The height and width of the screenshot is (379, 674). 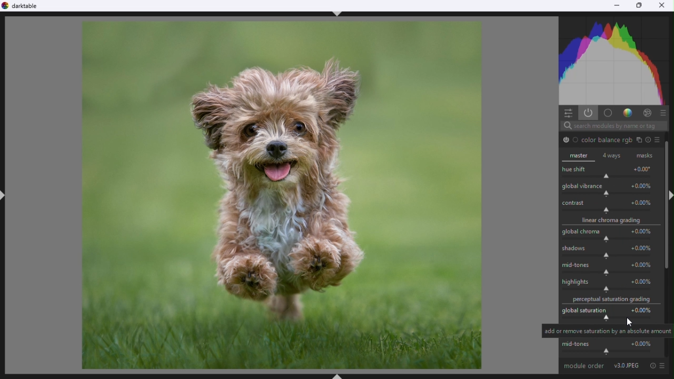 What do you see at coordinates (617, 5) in the screenshot?
I see `Minimise` at bounding box center [617, 5].